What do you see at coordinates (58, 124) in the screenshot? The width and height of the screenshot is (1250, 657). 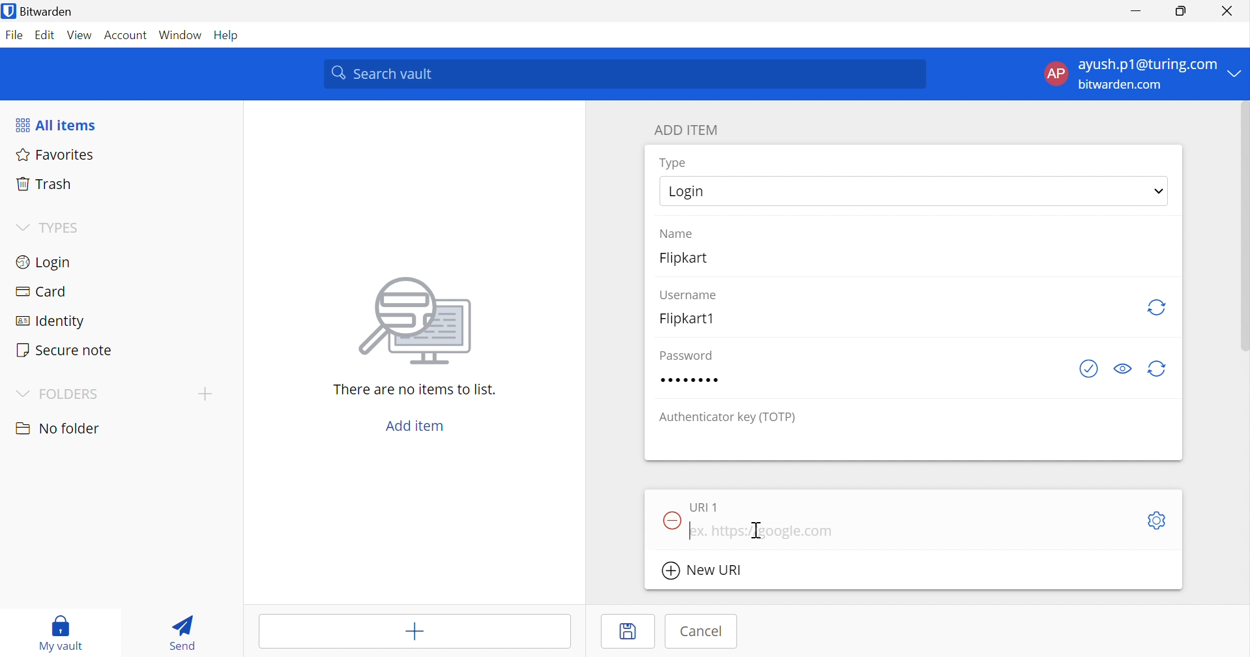 I see `All items` at bounding box center [58, 124].